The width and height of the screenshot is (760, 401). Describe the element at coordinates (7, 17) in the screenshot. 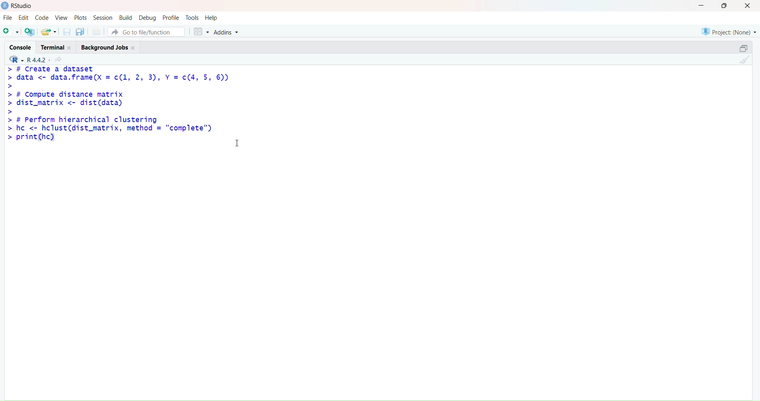

I see `File` at that location.